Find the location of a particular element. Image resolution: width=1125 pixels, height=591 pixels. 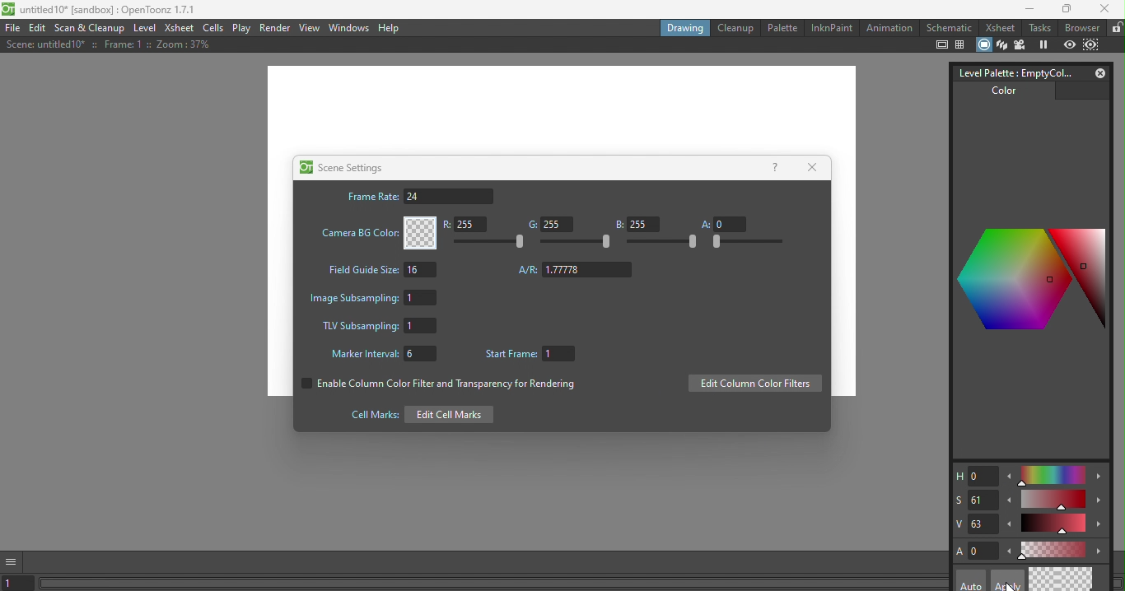

Lock rooms tab is located at coordinates (1115, 28).